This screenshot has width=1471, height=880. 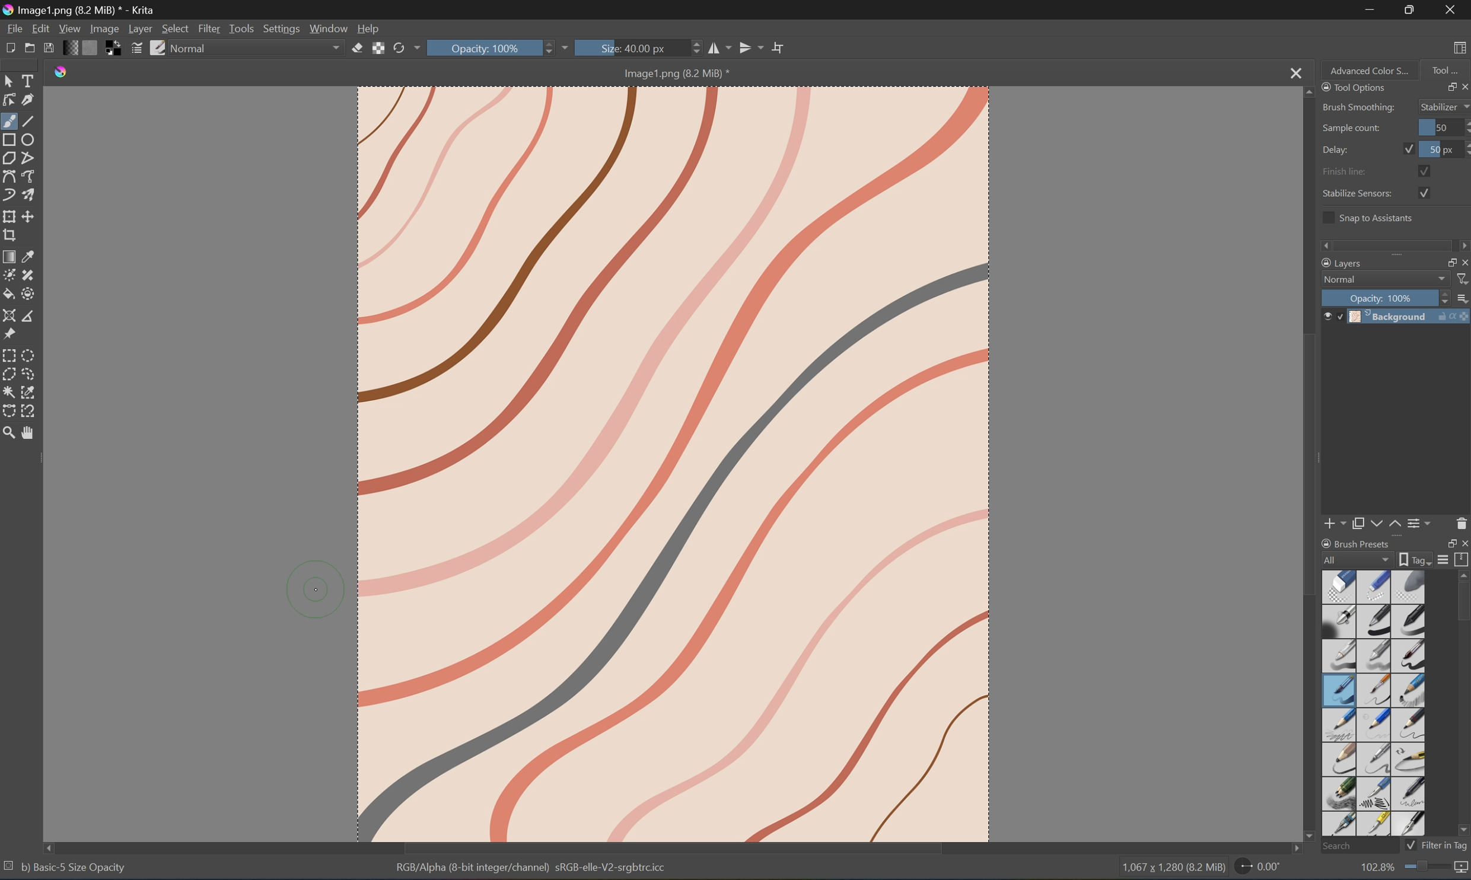 What do you see at coordinates (1445, 845) in the screenshot?
I see `Filter in tag` at bounding box center [1445, 845].